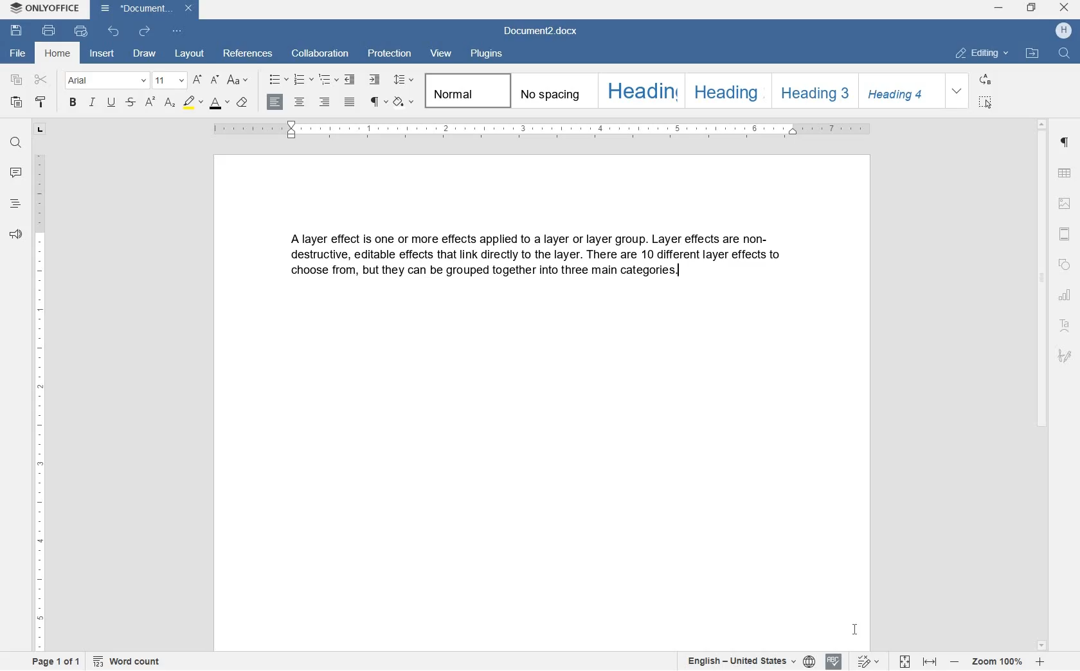  I want to click on CENTER ALIGNMENT, so click(300, 103).